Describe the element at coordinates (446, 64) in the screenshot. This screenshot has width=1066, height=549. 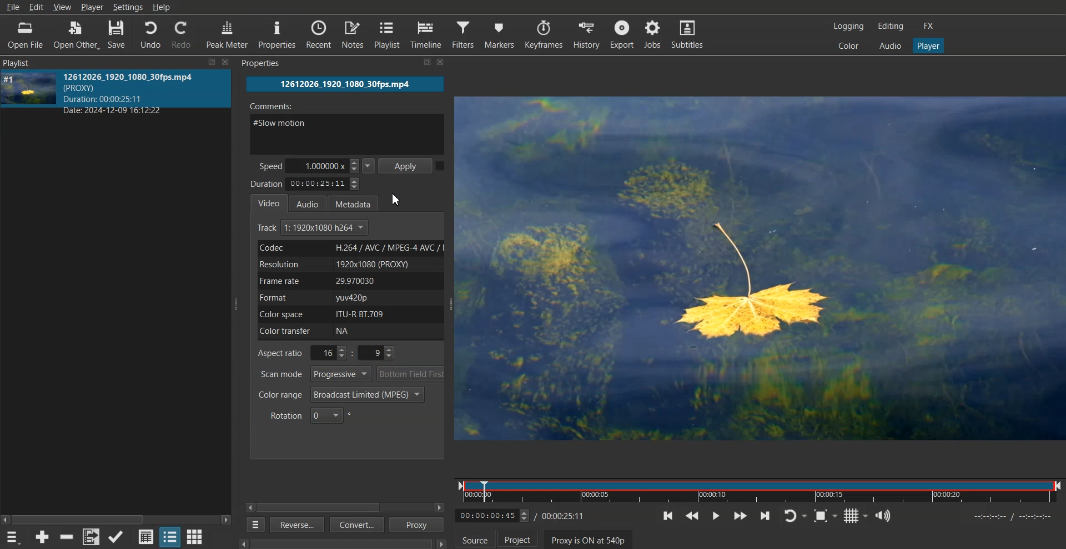
I see `close` at that location.